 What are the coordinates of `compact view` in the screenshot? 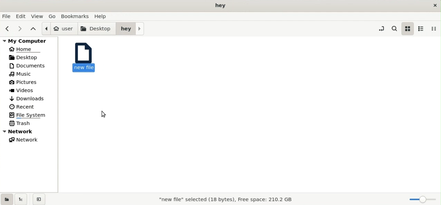 It's located at (435, 29).